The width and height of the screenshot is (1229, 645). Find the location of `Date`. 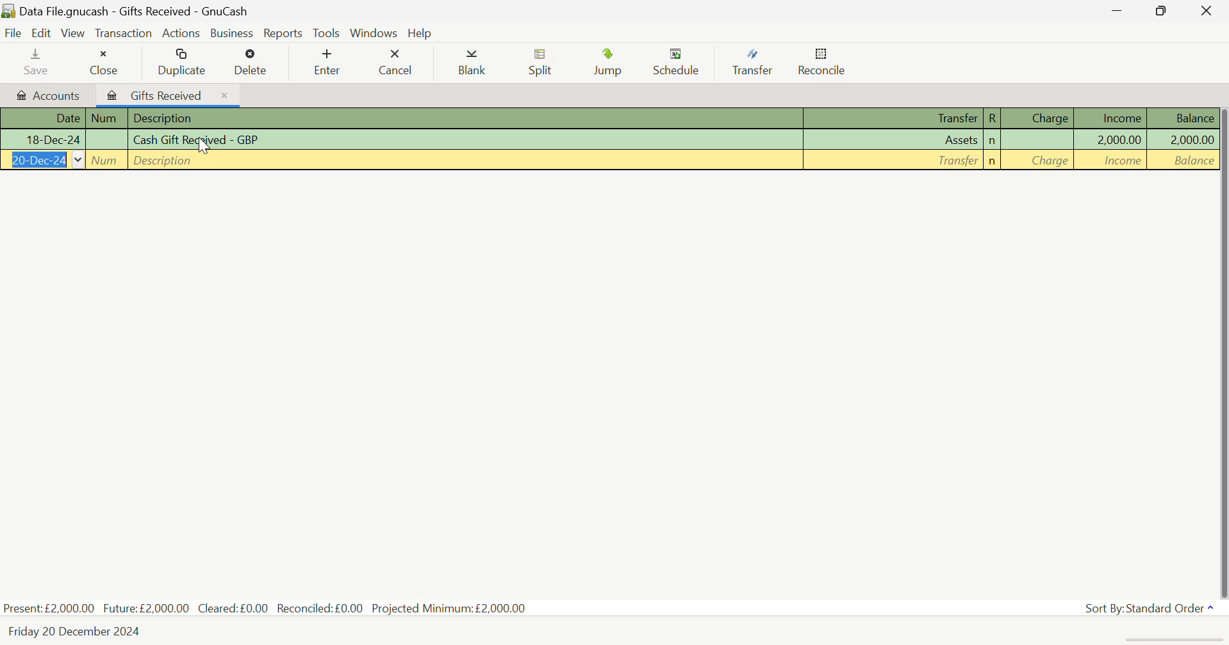

Date is located at coordinates (42, 141).